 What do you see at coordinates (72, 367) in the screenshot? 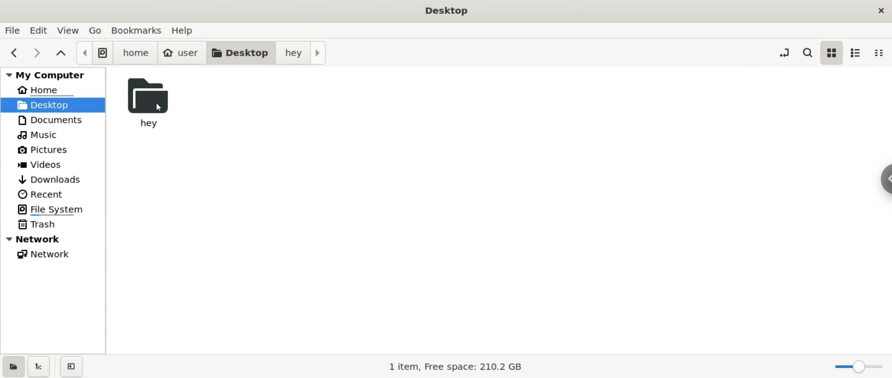
I see `close sidebar` at bounding box center [72, 367].